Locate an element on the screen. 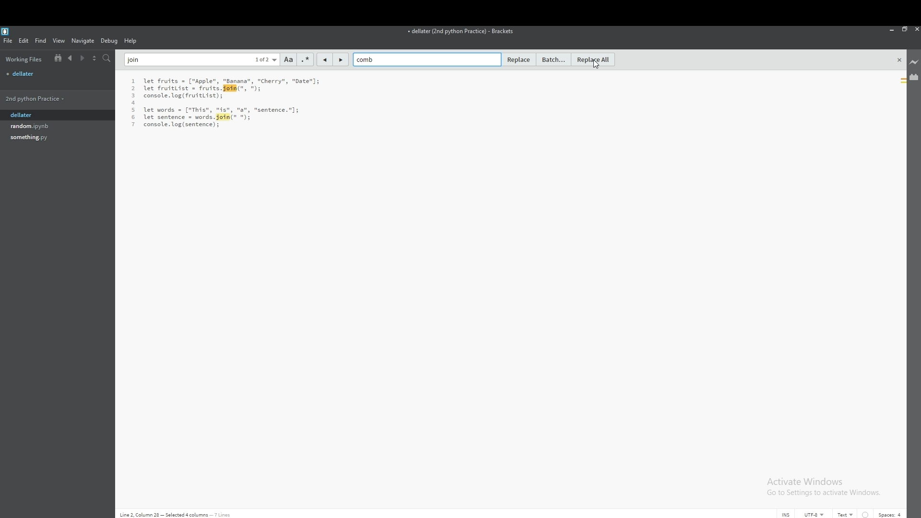  view is located at coordinates (59, 41).